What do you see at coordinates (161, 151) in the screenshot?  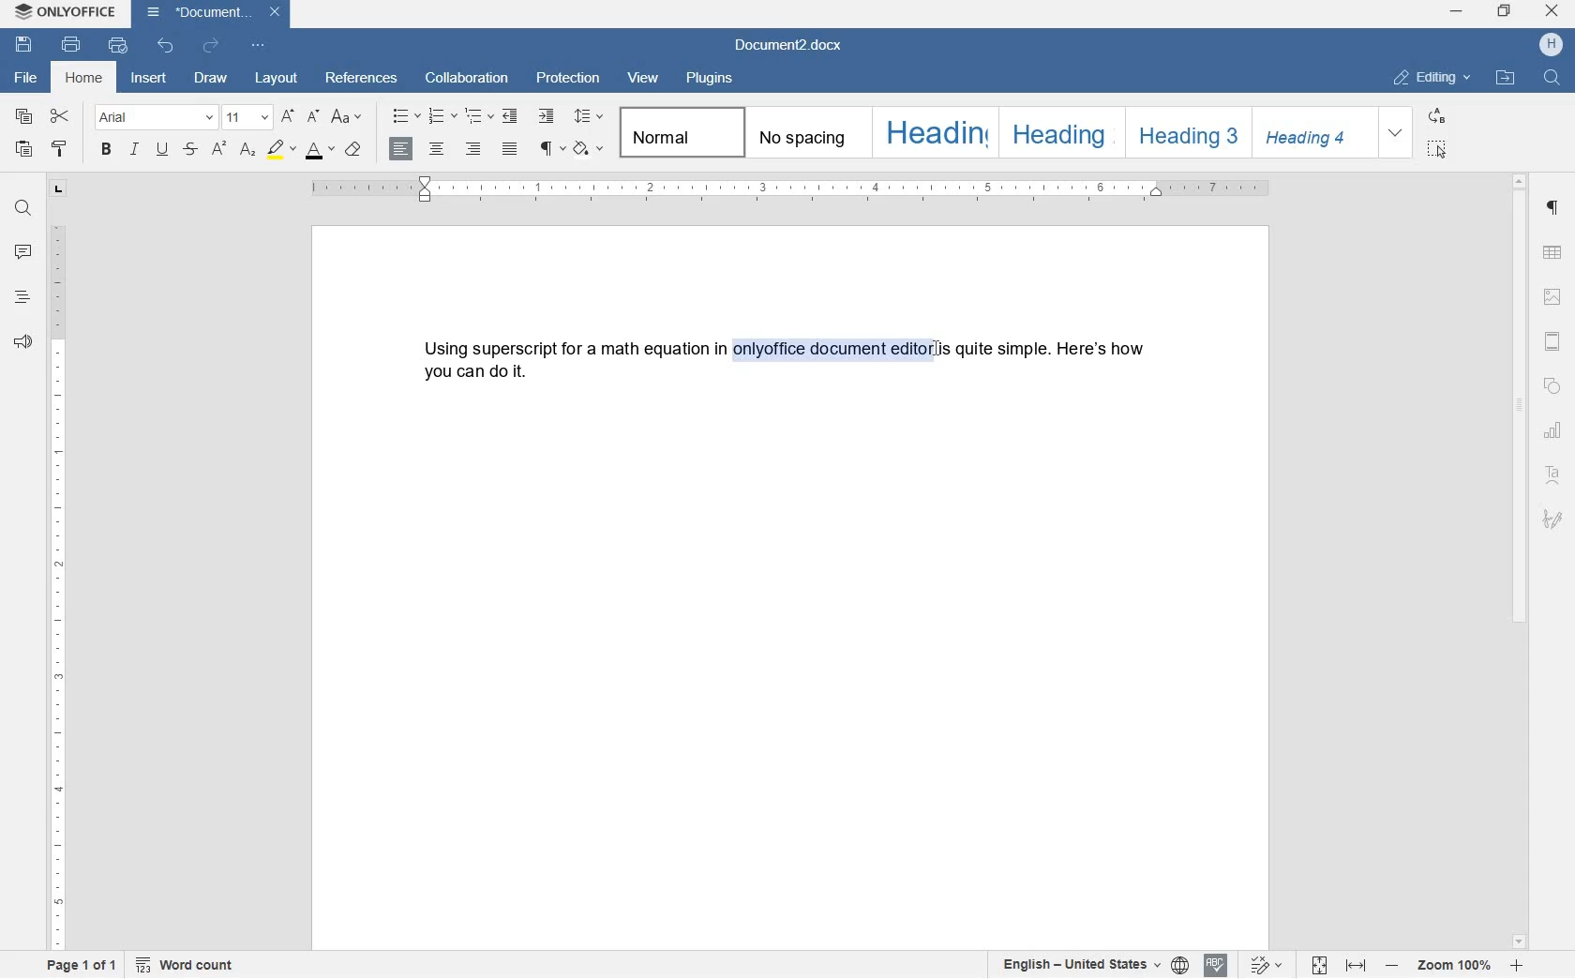 I see `underline` at bounding box center [161, 151].